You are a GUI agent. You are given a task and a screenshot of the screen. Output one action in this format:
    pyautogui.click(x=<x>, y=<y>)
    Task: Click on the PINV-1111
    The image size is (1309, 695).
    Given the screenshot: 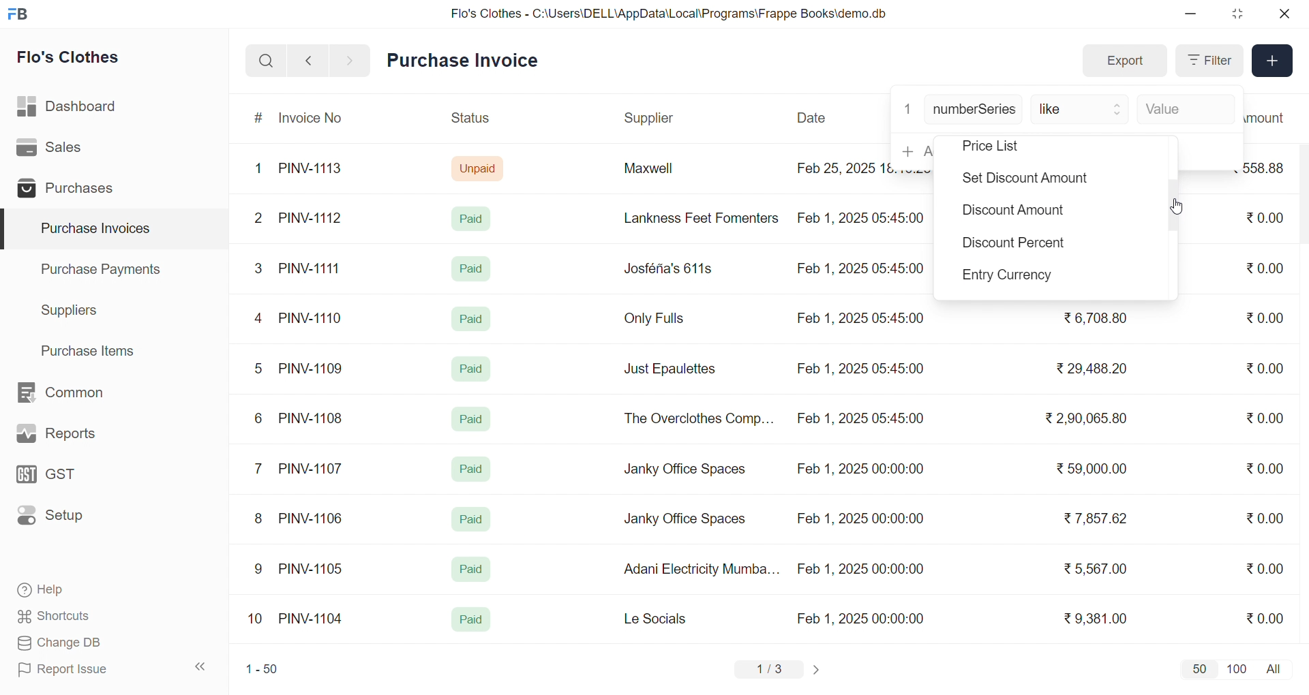 What is the action you would take?
    pyautogui.click(x=311, y=268)
    